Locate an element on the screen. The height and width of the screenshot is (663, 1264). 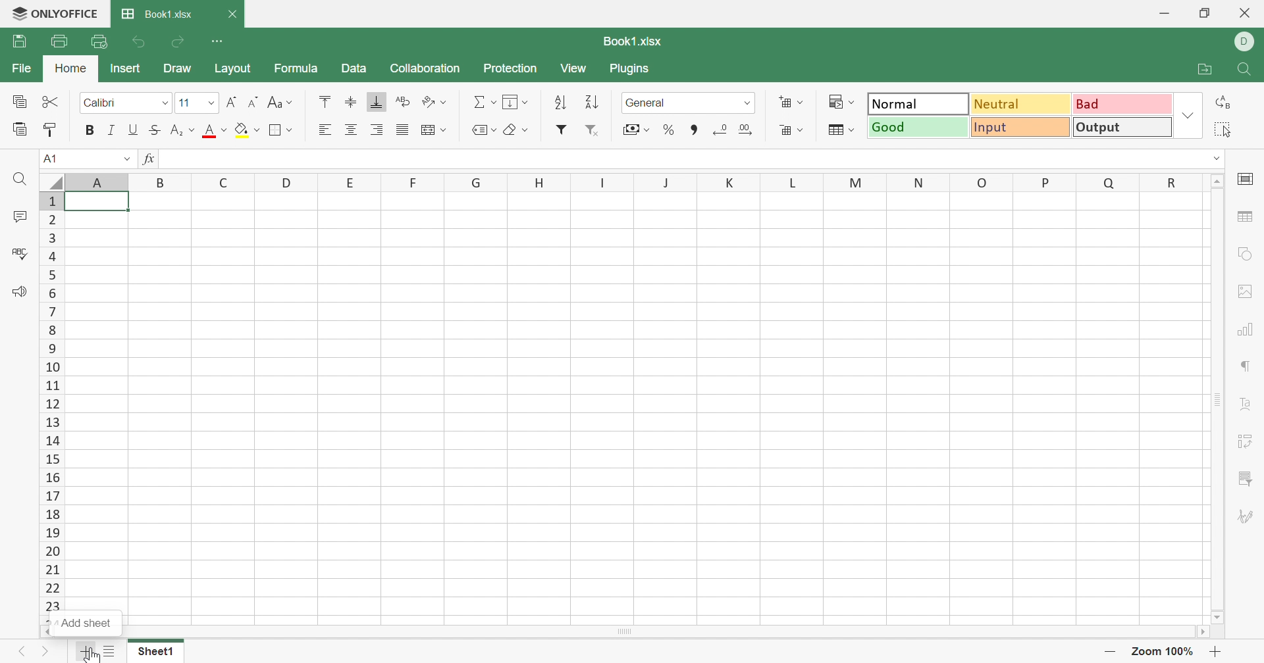
Input is located at coordinates (1018, 128).